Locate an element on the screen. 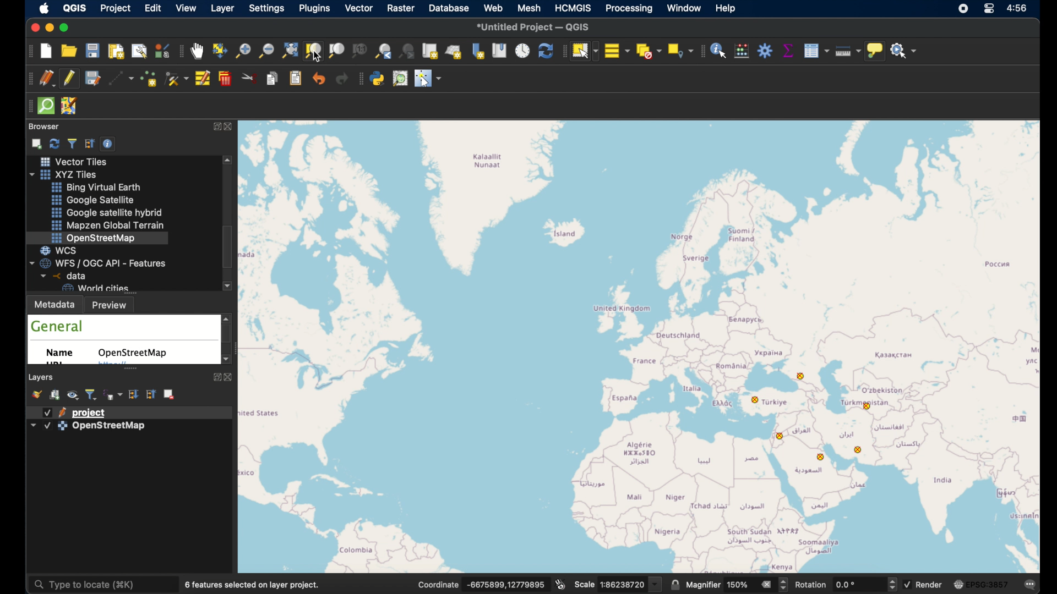 This screenshot has height=594, width=1057. undo is located at coordinates (319, 79).